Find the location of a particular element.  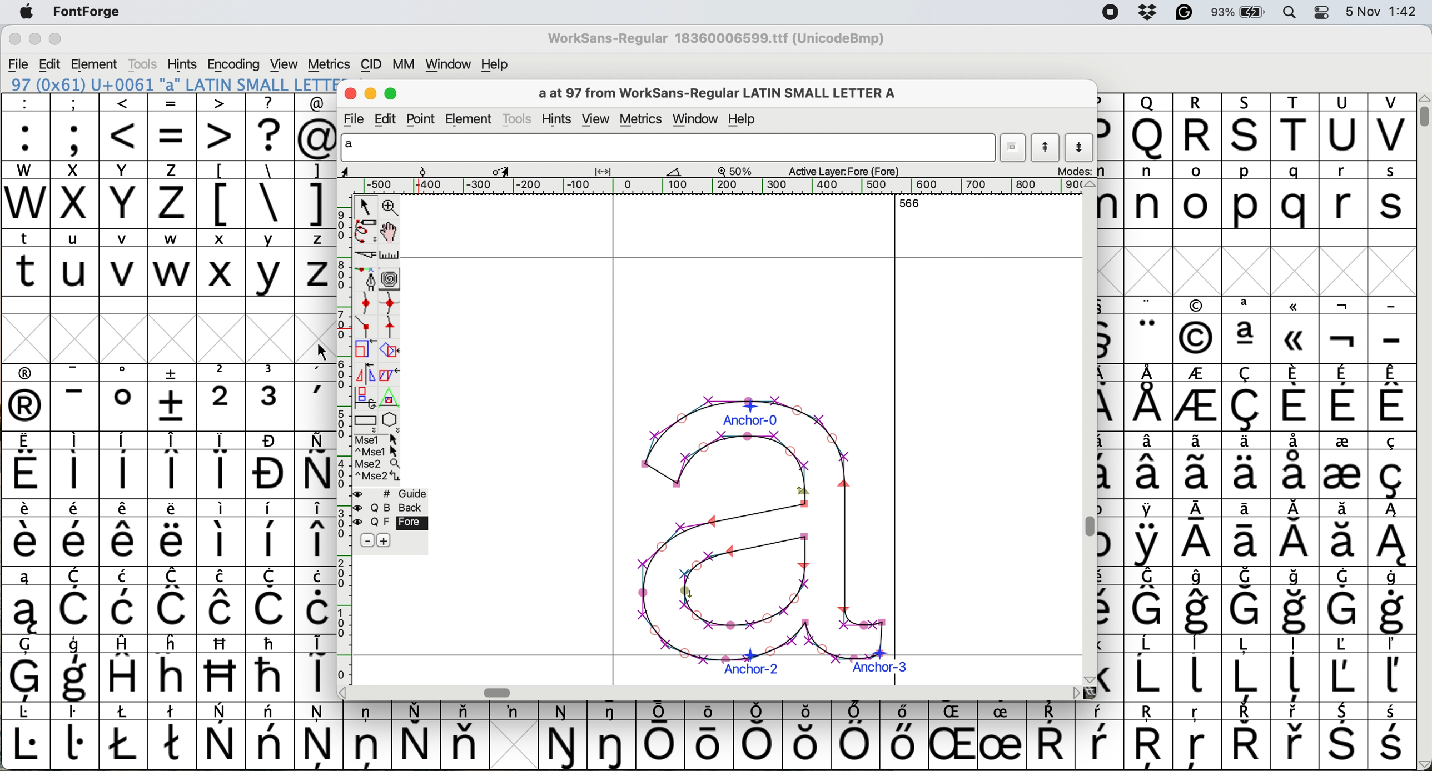

 is located at coordinates (1198, 737).